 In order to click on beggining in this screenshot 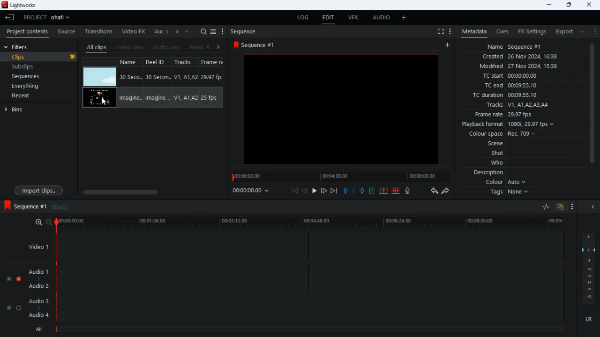, I will do `click(294, 191)`.